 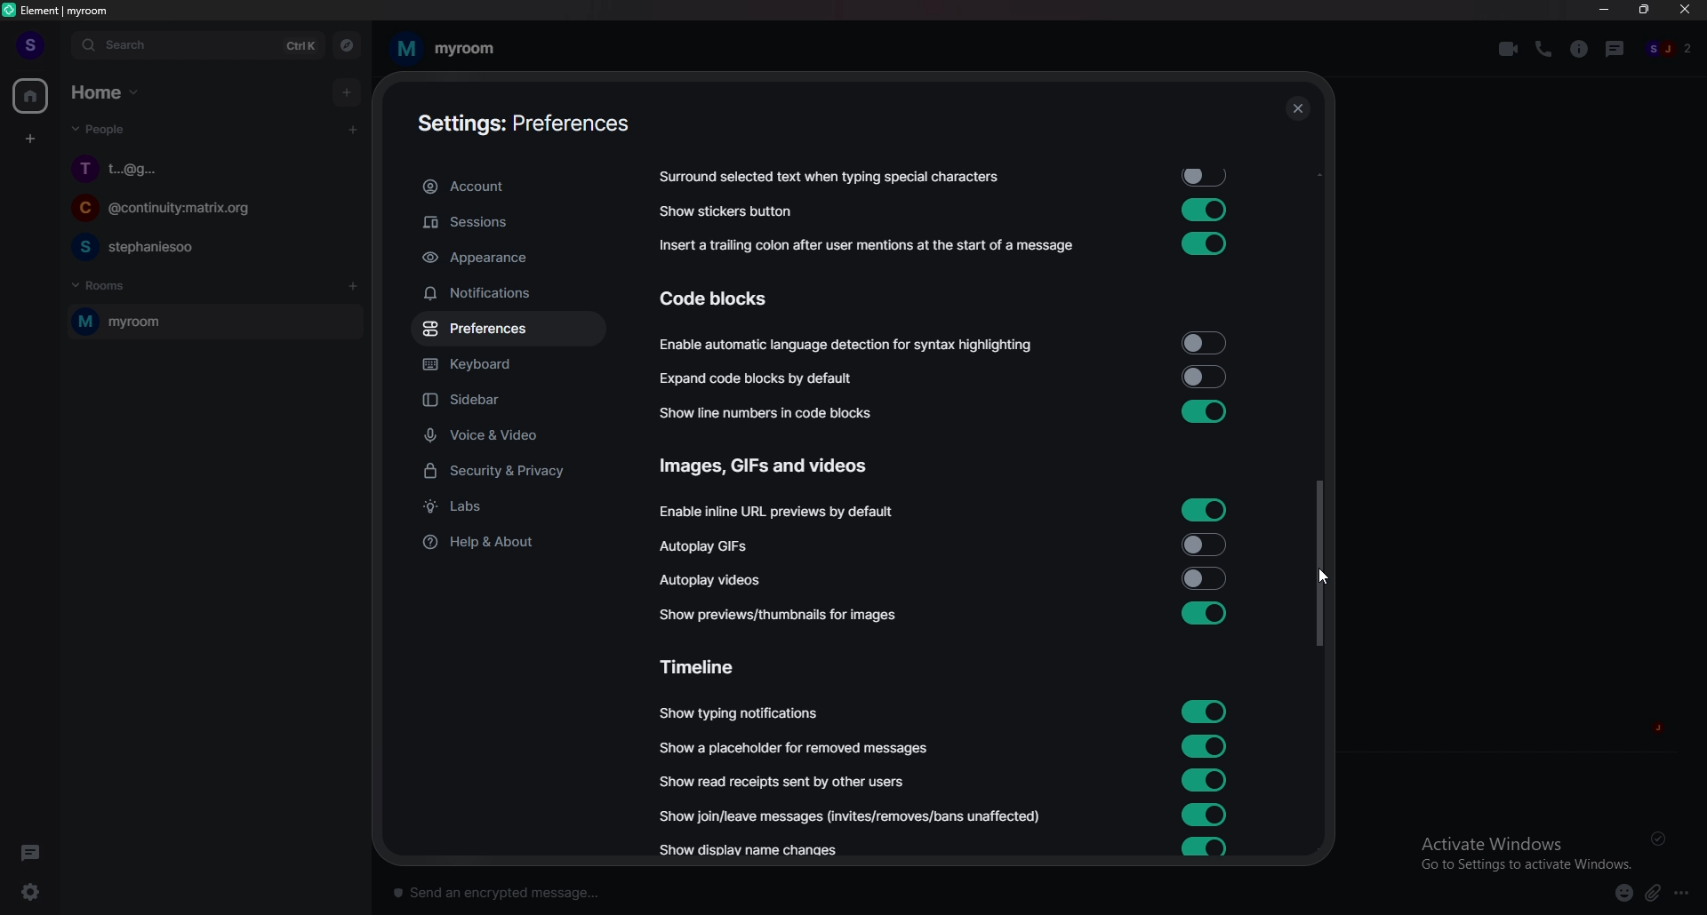 What do you see at coordinates (514, 402) in the screenshot?
I see `sidebar` at bounding box center [514, 402].